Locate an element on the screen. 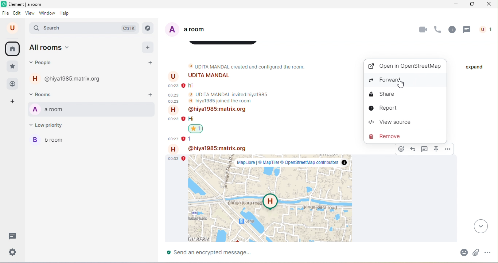 This screenshot has width=498, height=263. thread is located at coordinates (467, 30).